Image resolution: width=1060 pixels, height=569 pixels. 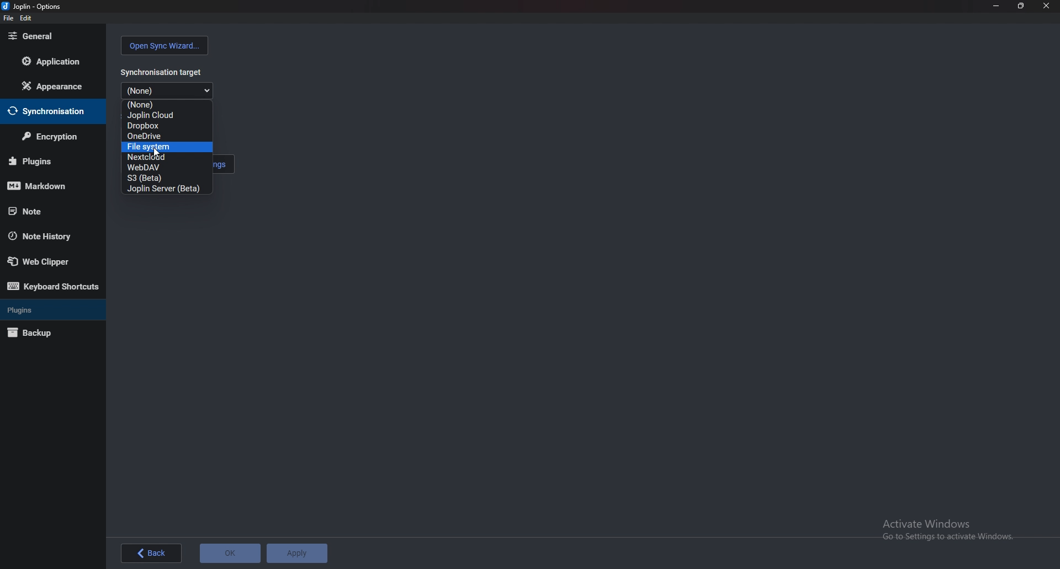 I want to click on Open sync wizard, so click(x=165, y=46).